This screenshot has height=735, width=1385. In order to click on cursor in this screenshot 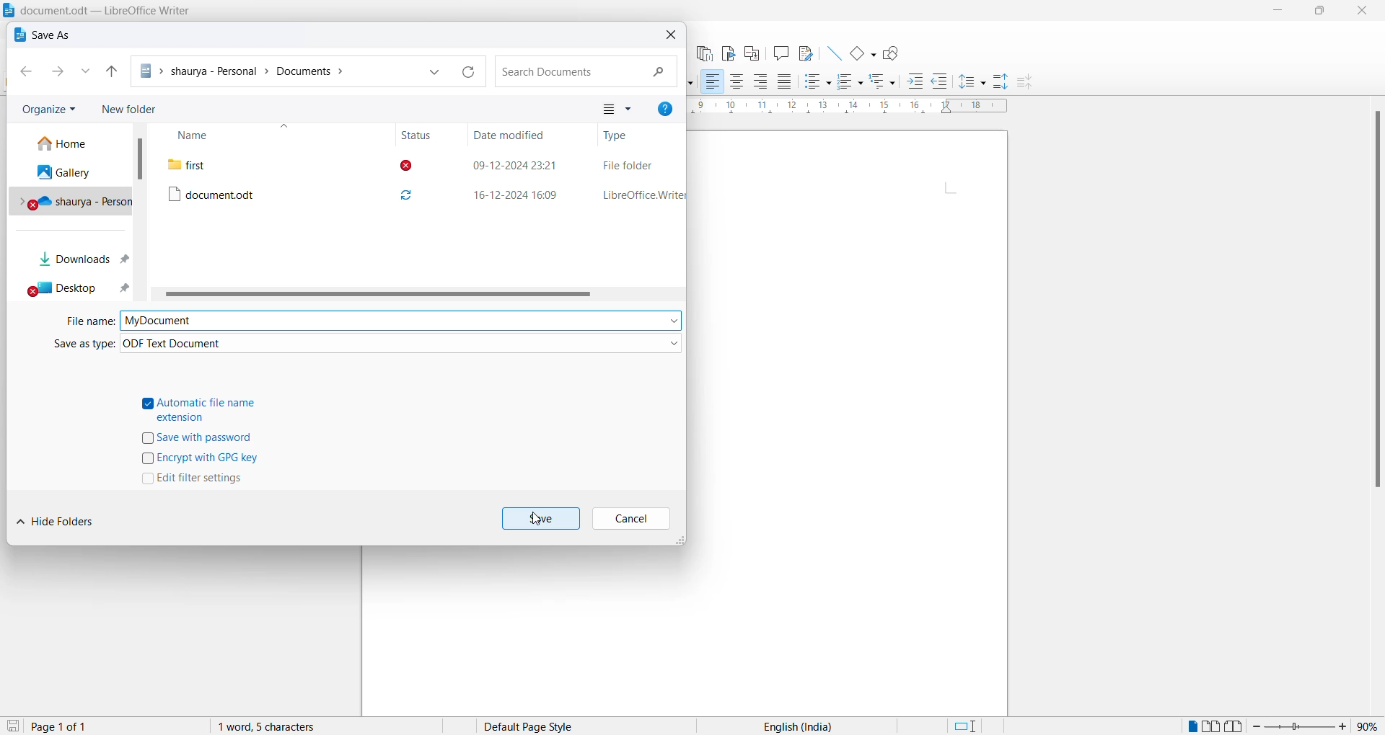, I will do `click(537, 522)`.